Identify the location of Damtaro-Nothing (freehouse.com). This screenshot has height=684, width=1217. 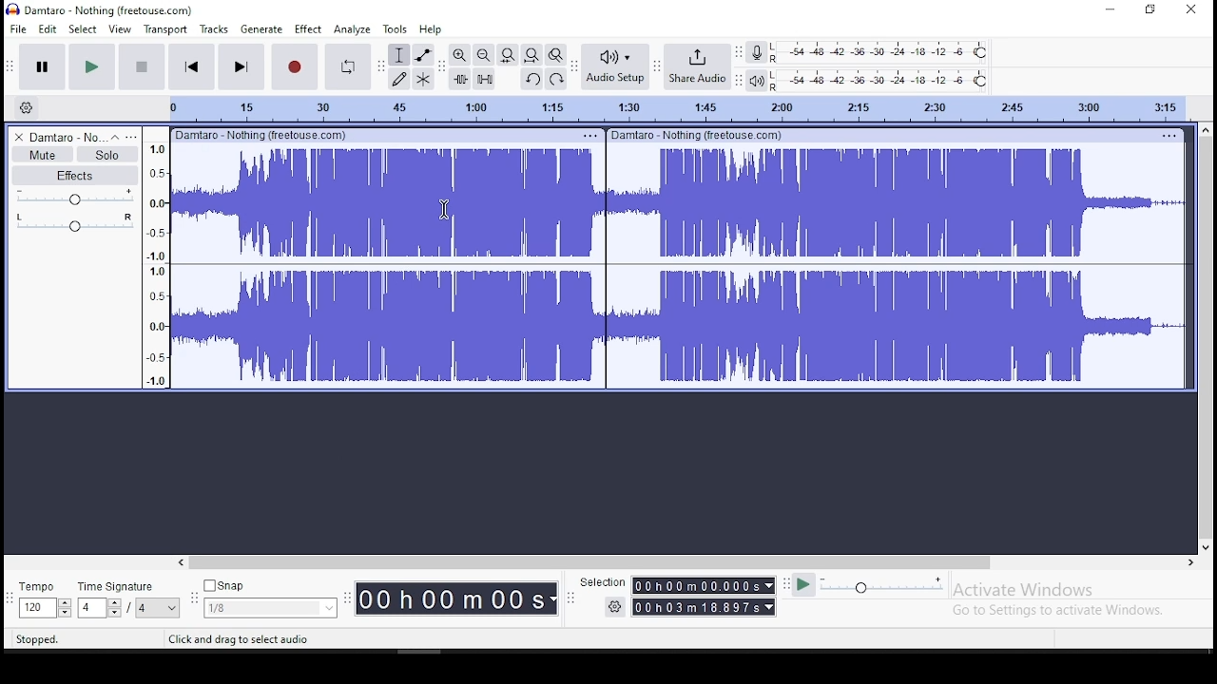
(698, 135).